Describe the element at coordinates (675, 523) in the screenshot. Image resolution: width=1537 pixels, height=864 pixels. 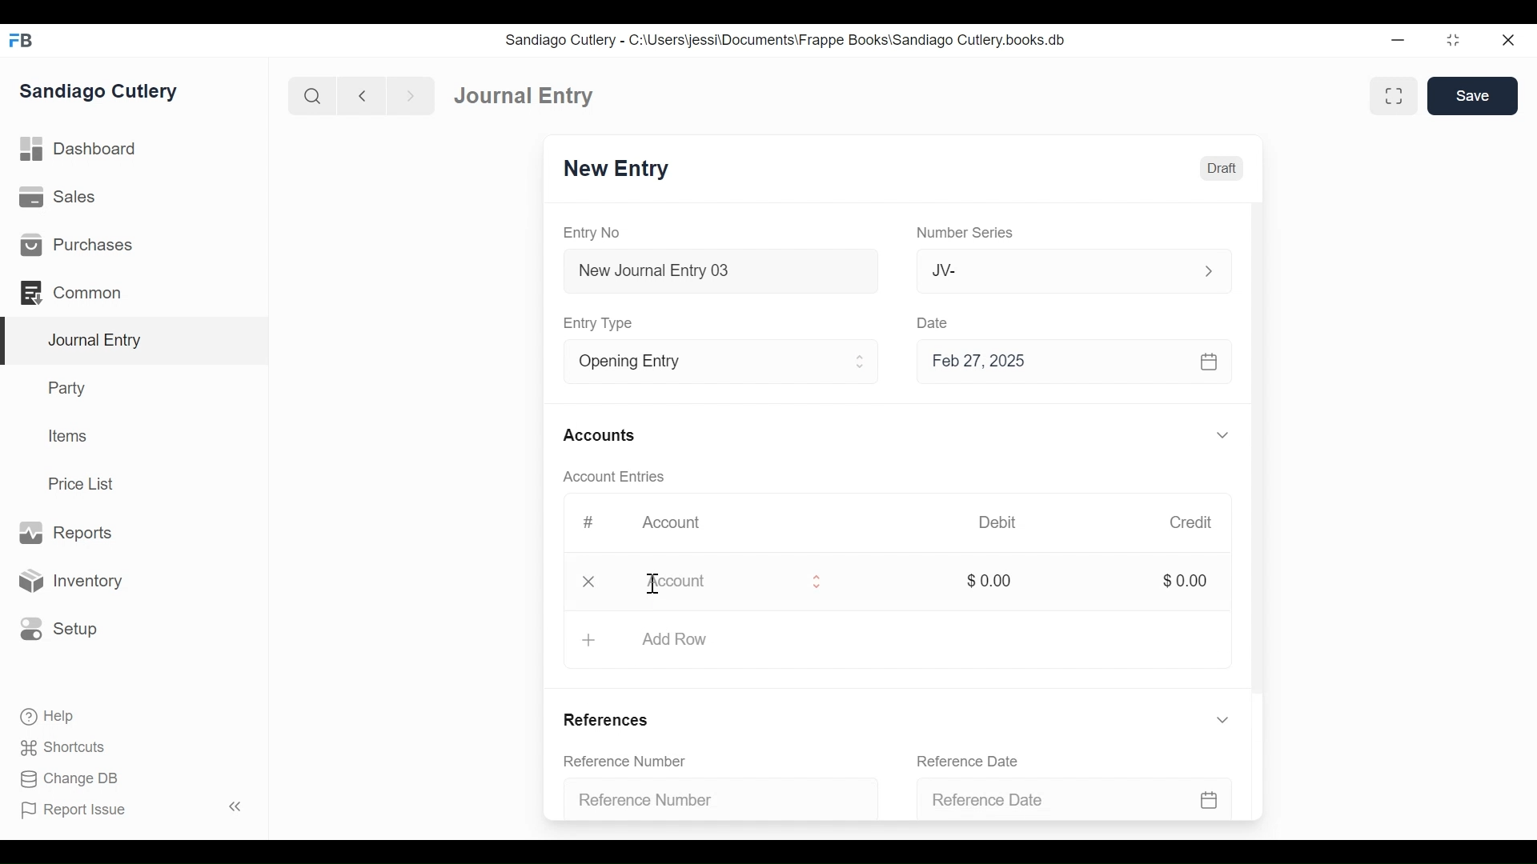
I see `Account` at that location.